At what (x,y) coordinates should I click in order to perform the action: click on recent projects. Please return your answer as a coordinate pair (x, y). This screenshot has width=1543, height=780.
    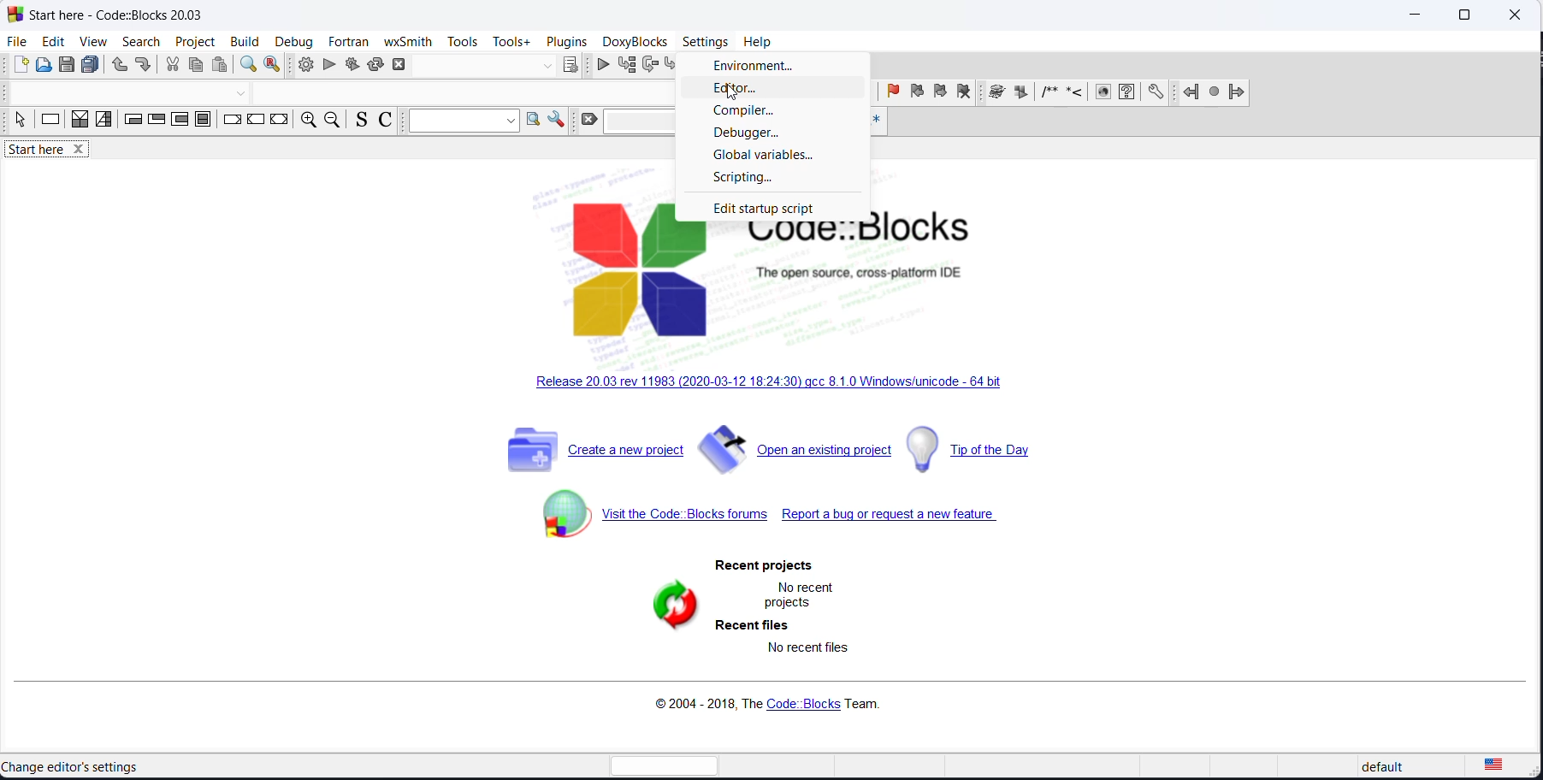
    Looking at the image, I should click on (754, 565).